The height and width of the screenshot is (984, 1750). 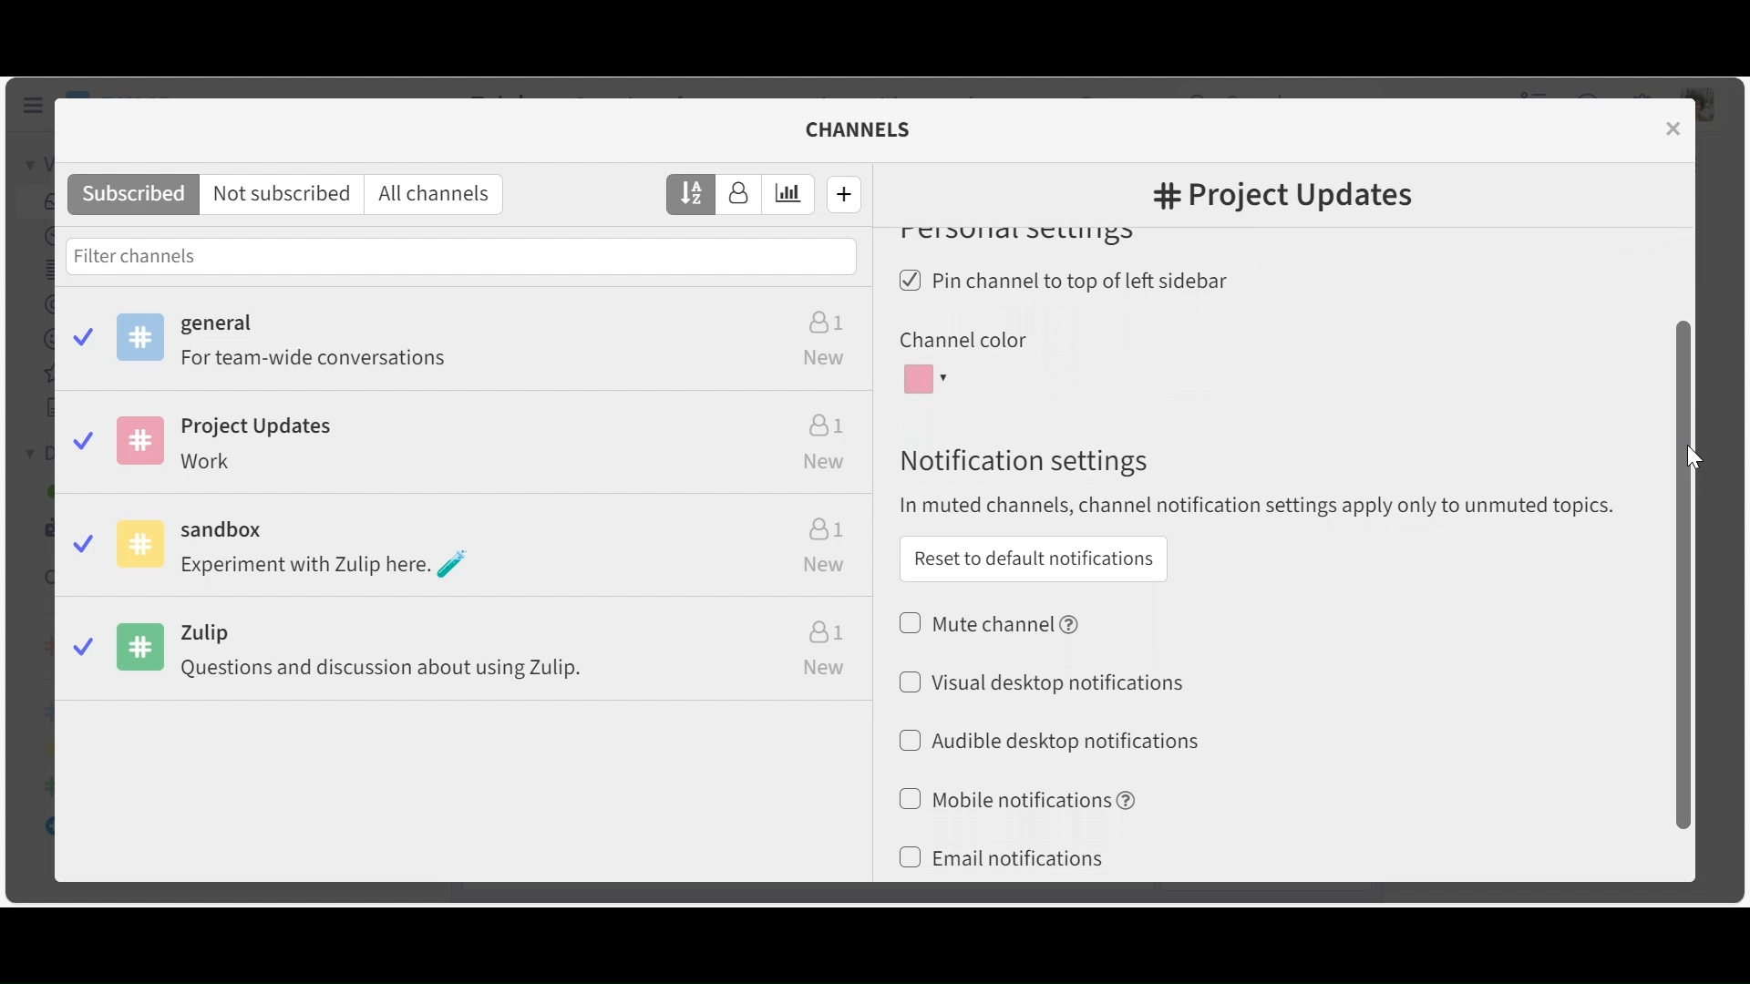 I want to click on (un)select Mobile notiications, so click(x=1015, y=799).